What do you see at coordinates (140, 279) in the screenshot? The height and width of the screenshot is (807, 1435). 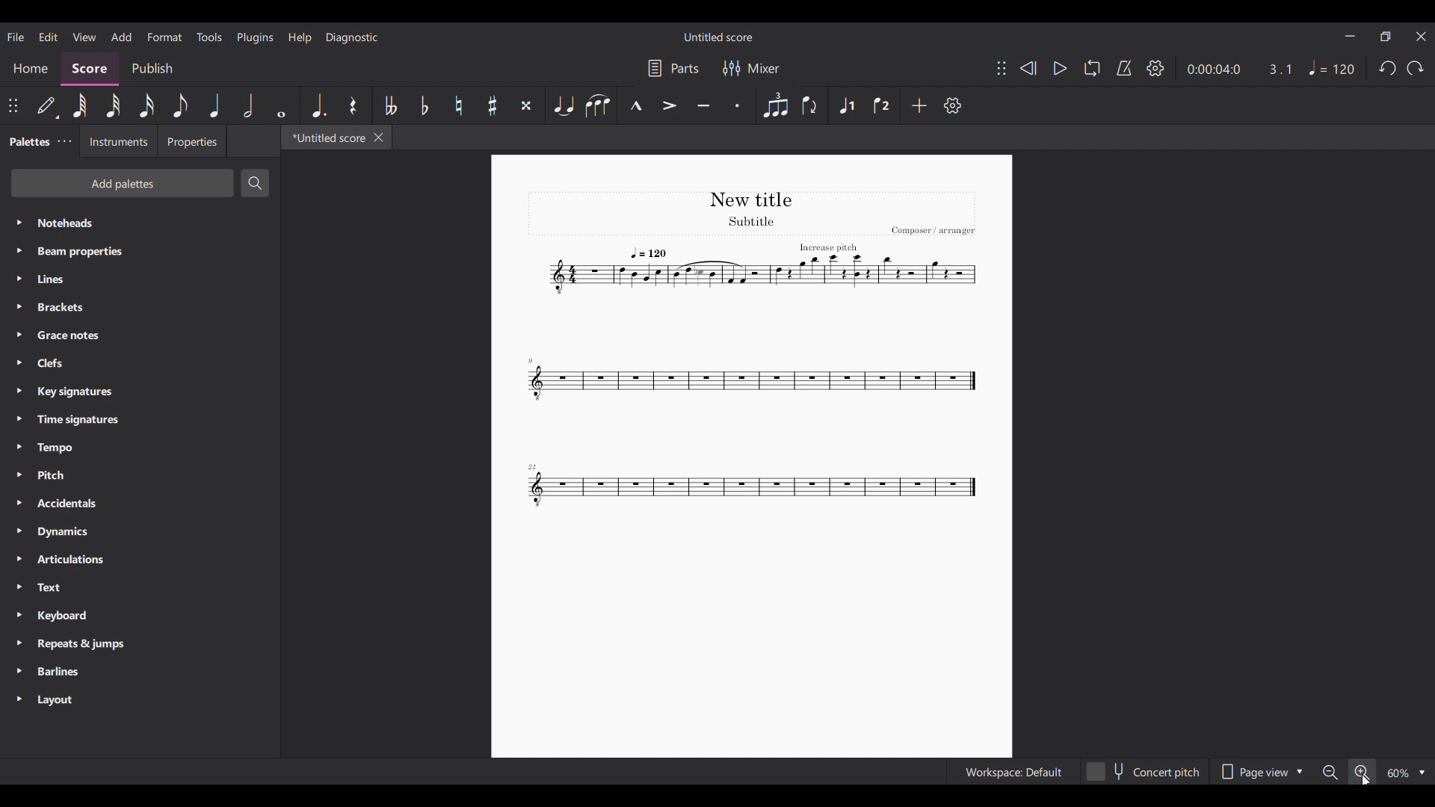 I see `Lines` at bounding box center [140, 279].